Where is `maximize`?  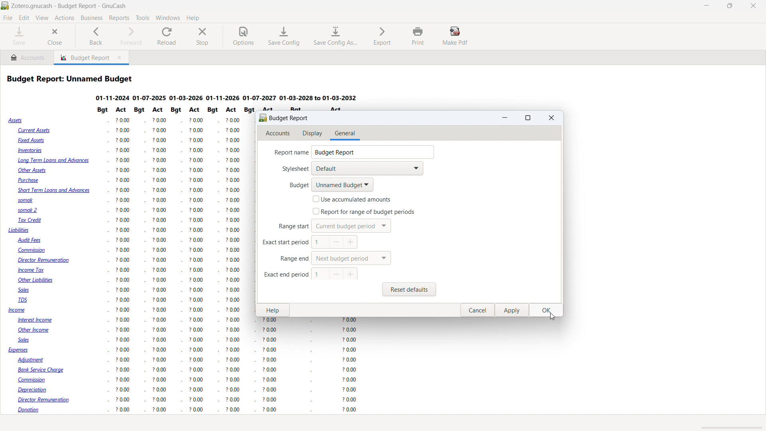 maximize is located at coordinates (529, 118).